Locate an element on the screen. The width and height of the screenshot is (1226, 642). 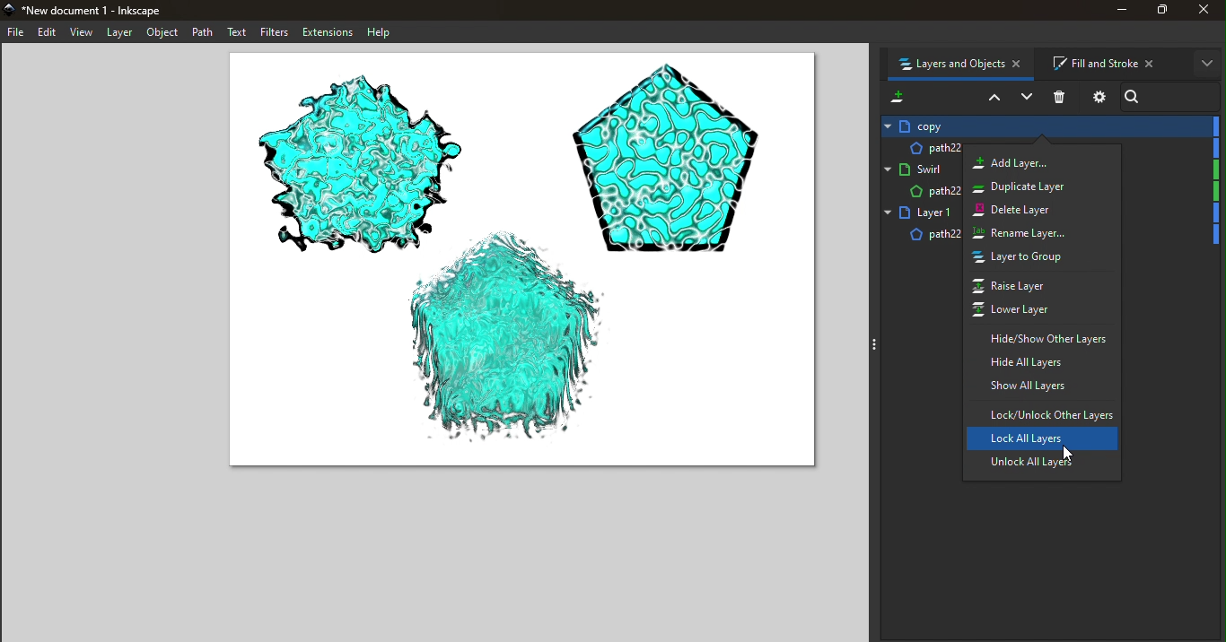
Layers and objects dialog setting is located at coordinates (1098, 100).